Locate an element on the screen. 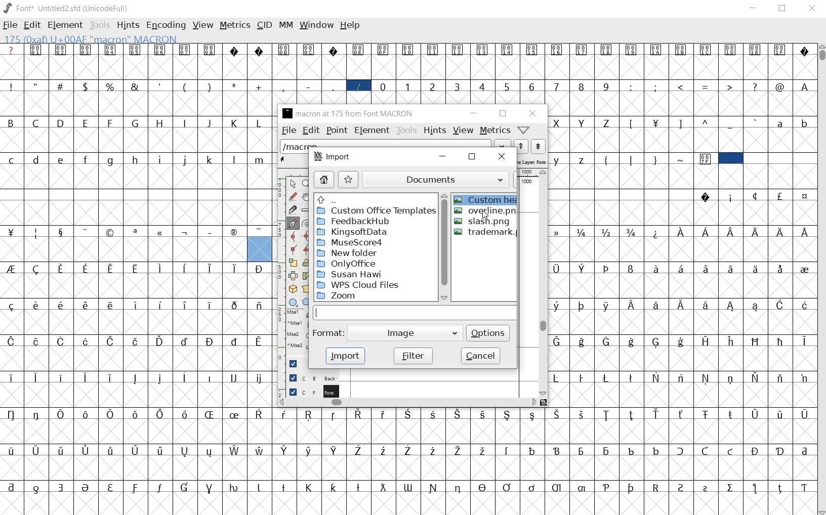  Symbol is located at coordinates (484, 413).